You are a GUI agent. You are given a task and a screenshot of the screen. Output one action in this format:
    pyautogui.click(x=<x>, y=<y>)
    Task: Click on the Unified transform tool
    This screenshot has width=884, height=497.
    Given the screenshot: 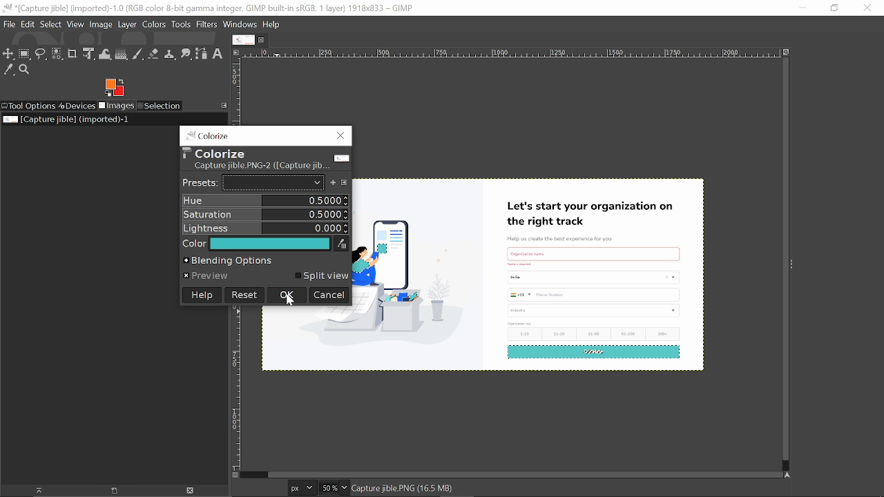 What is the action you would take?
    pyautogui.click(x=88, y=54)
    